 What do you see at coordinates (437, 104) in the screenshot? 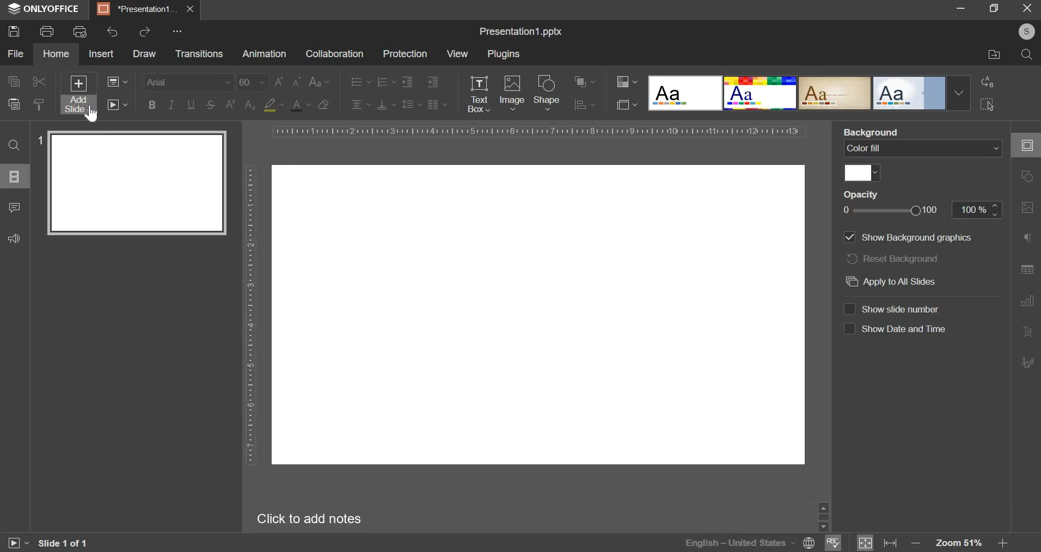
I see `paragraph alignment` at bounding box center [437, 104].